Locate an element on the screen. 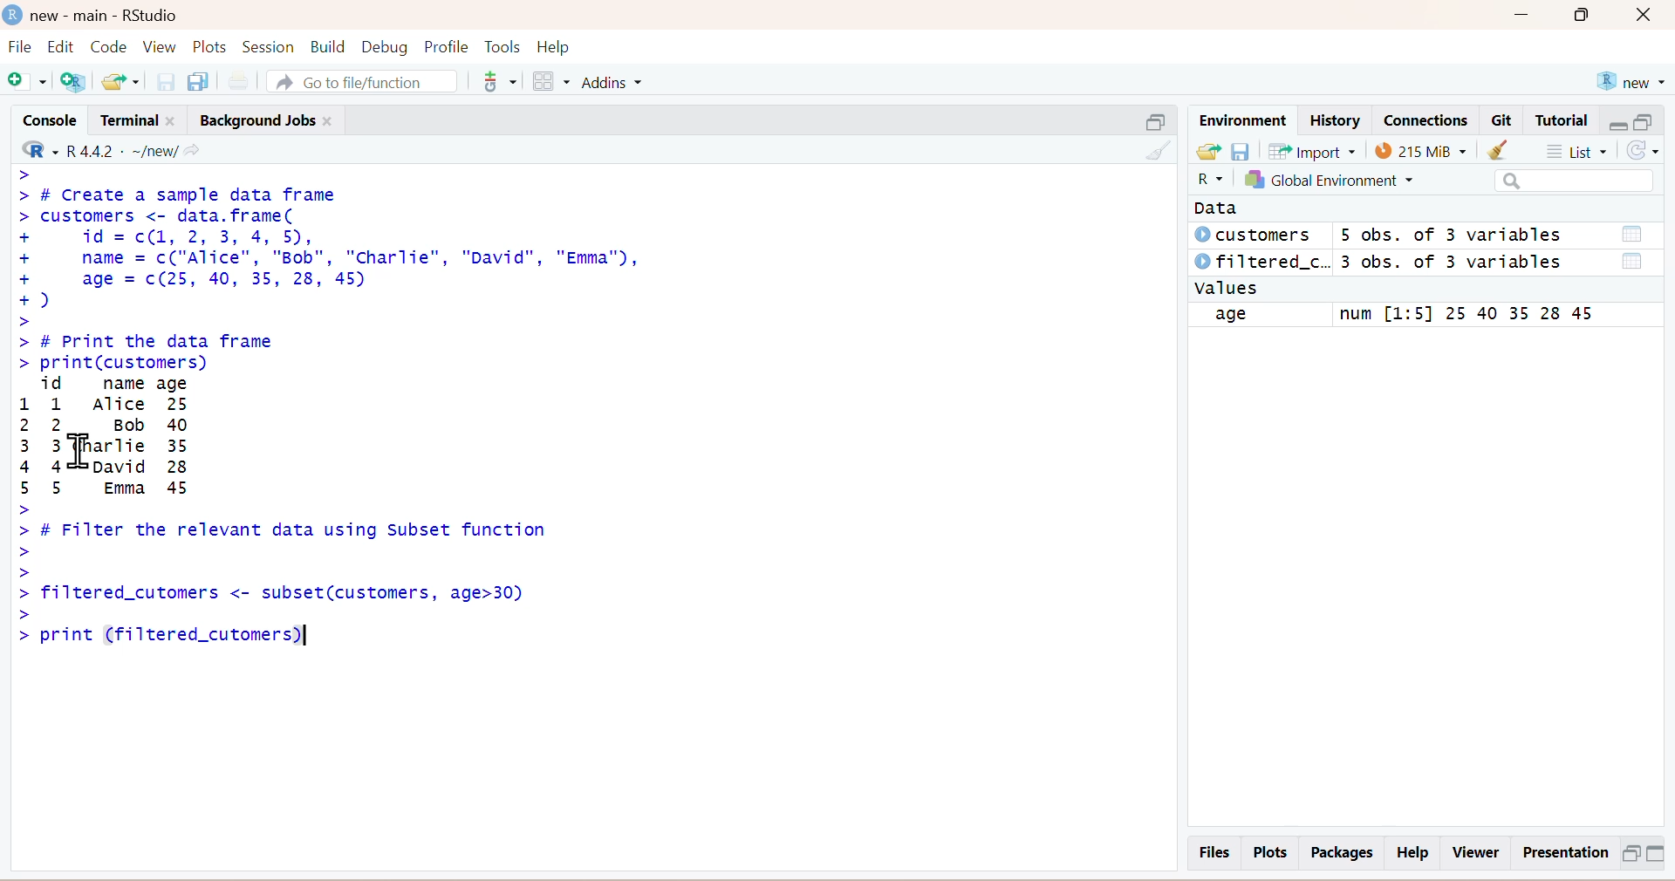 The image size is (1675, 881). A Go to file/function is located at coordinates (359, 79).